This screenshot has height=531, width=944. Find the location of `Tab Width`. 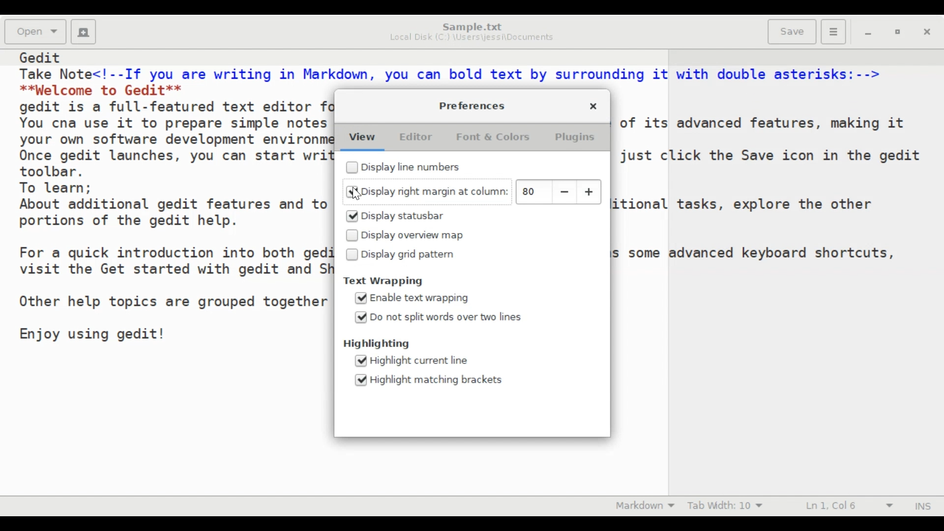

Tab Width is located at coordinates (726, 506).